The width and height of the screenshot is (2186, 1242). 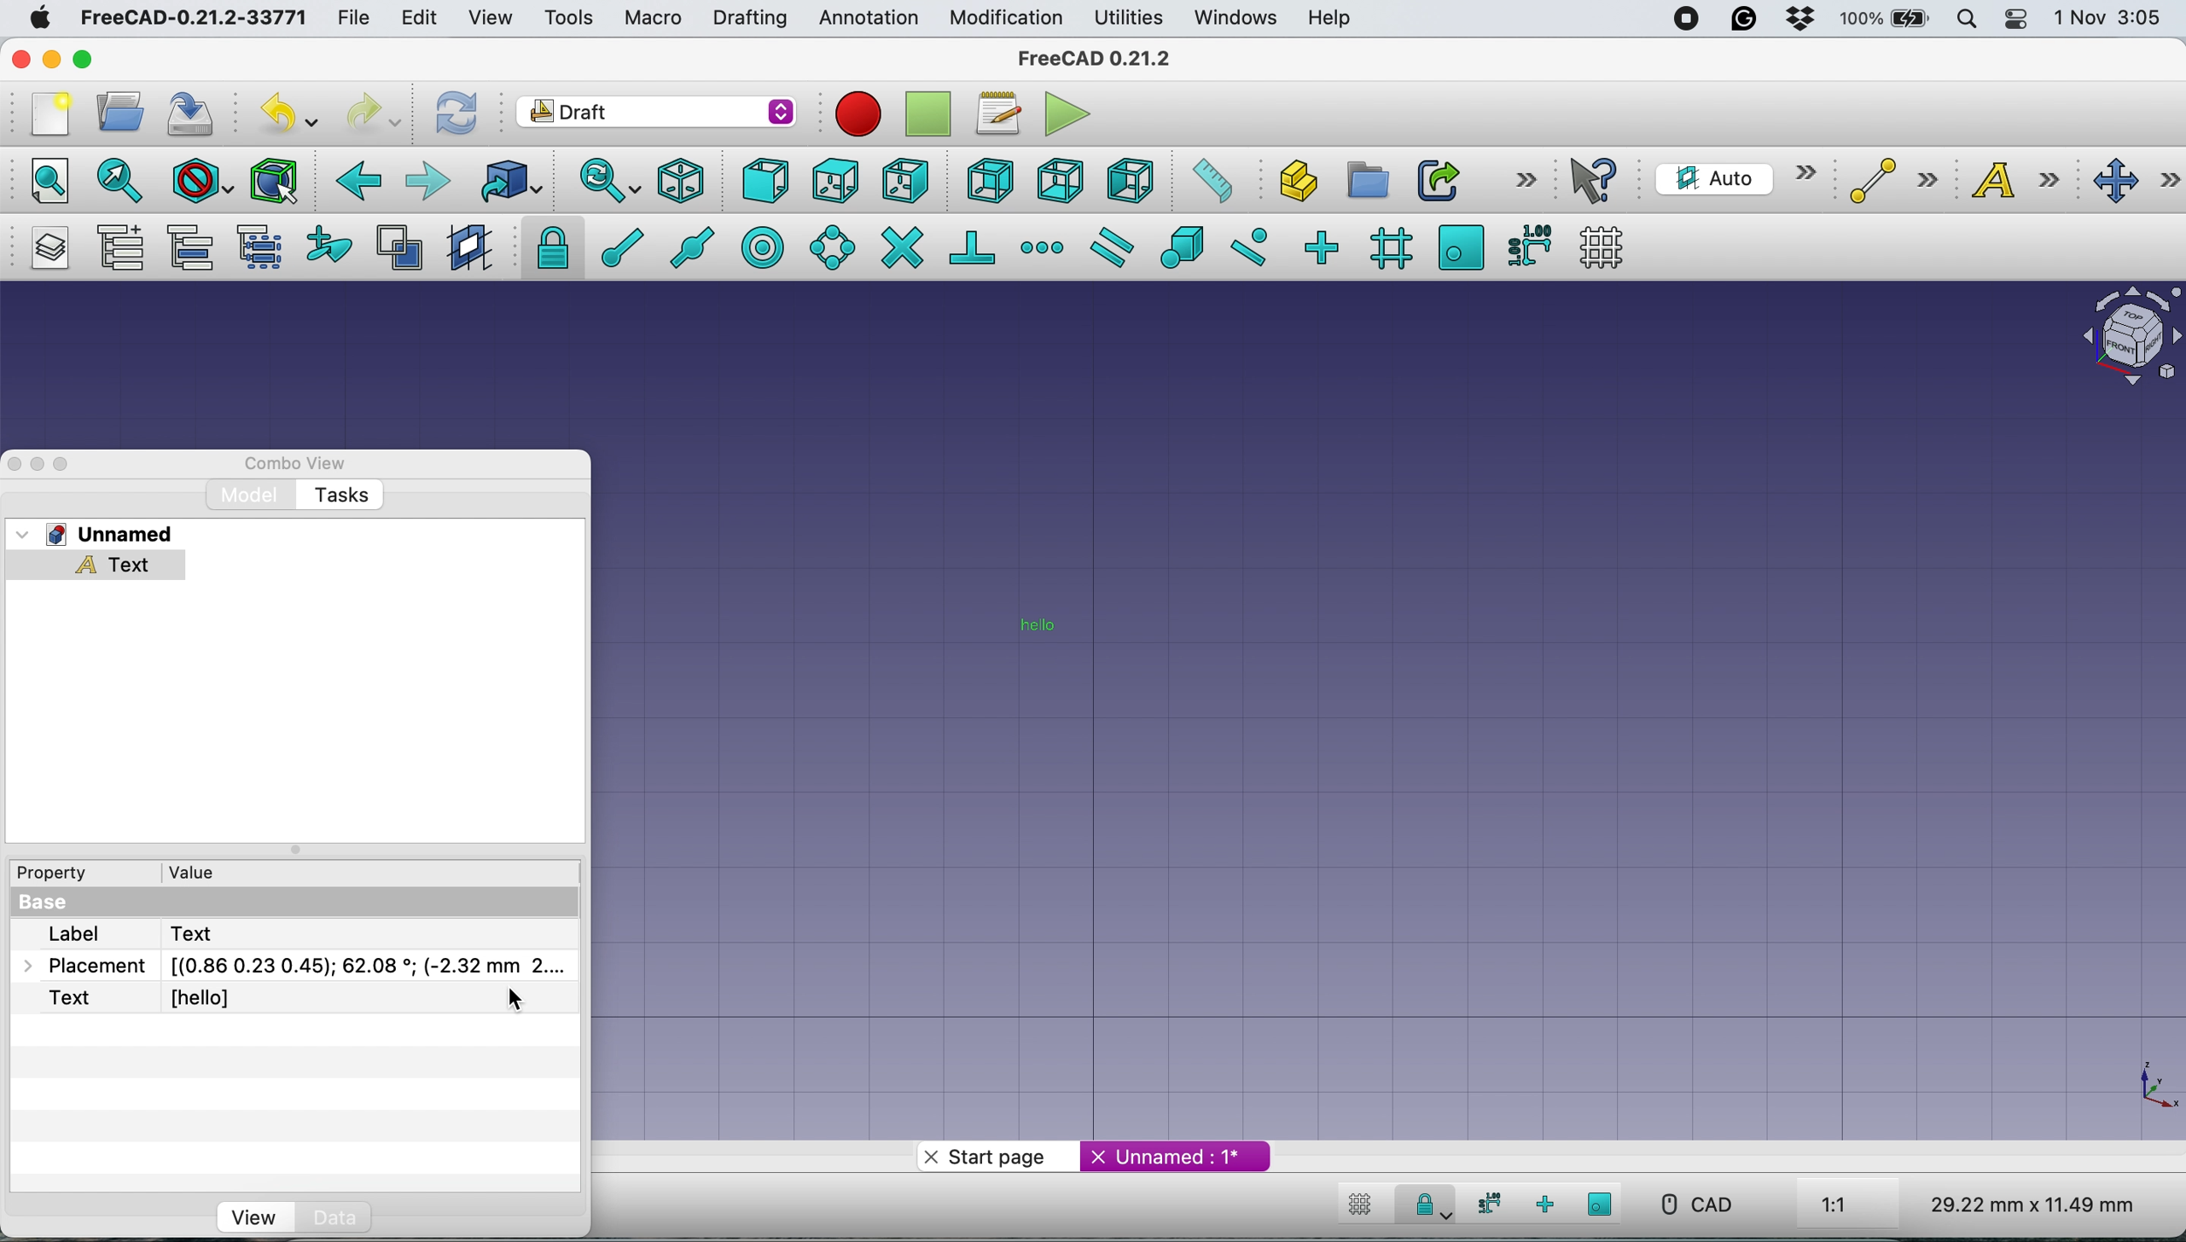 I want to click on front, so click(x=760, y=179).